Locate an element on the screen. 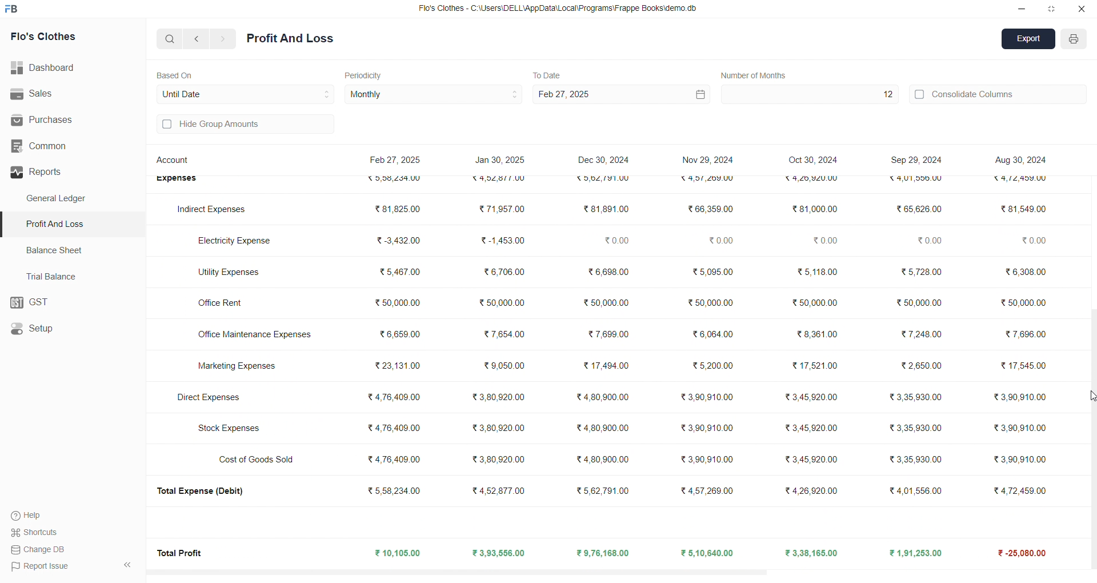  Monthly is located at coordinates (434, 95).